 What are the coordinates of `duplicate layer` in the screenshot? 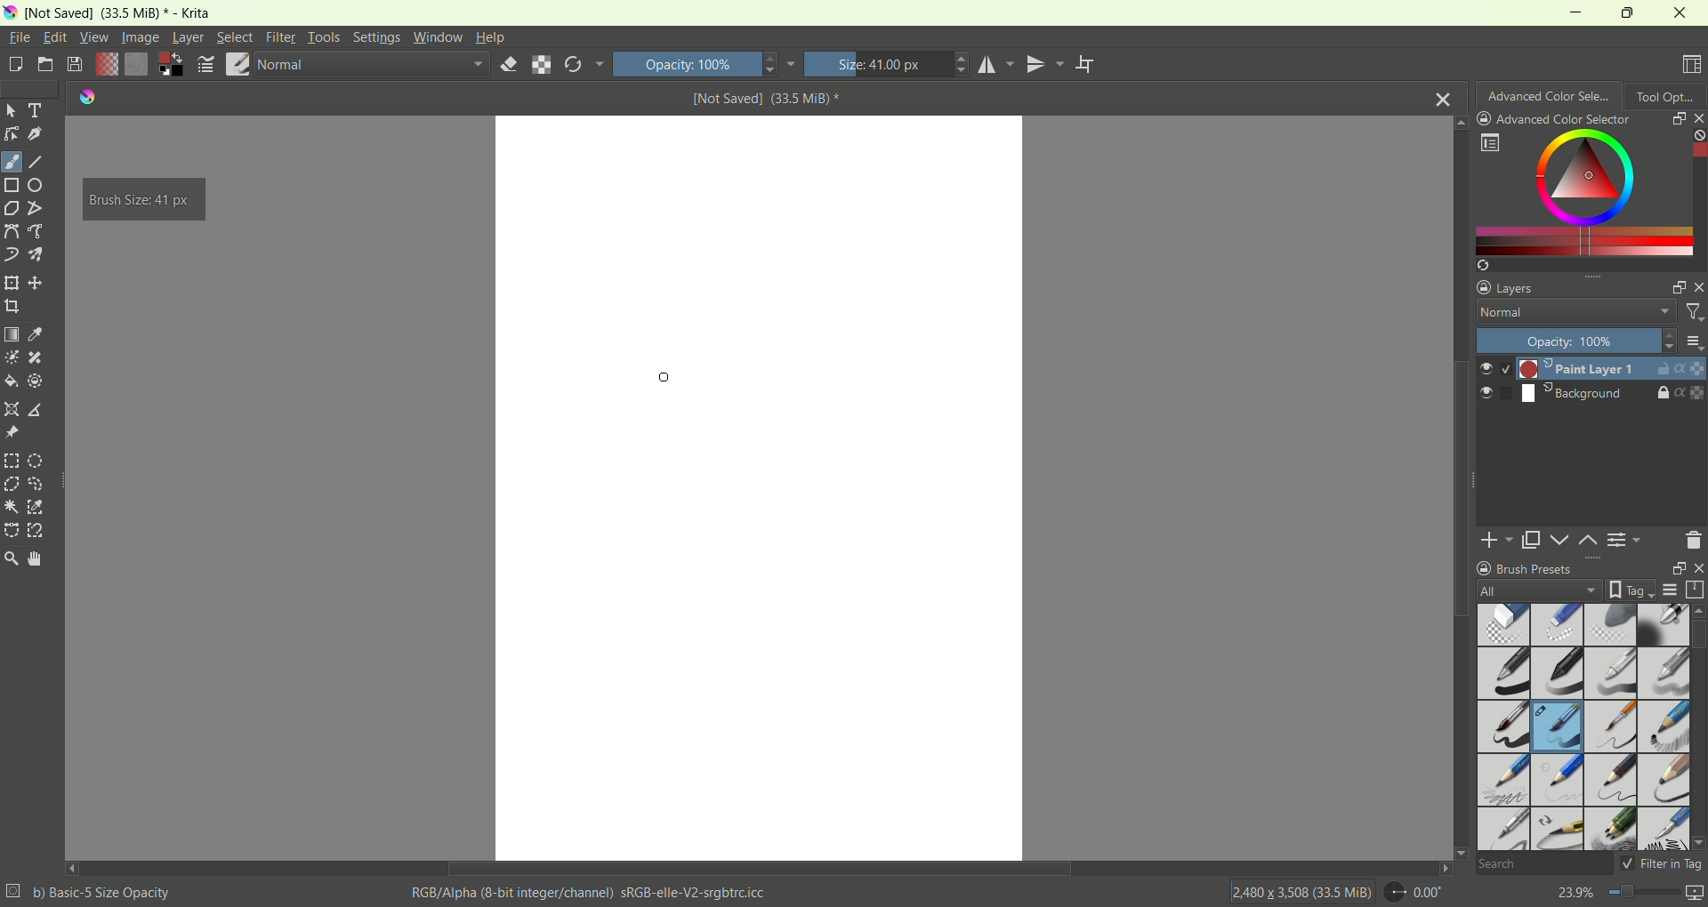 It's located at (1533, 540).